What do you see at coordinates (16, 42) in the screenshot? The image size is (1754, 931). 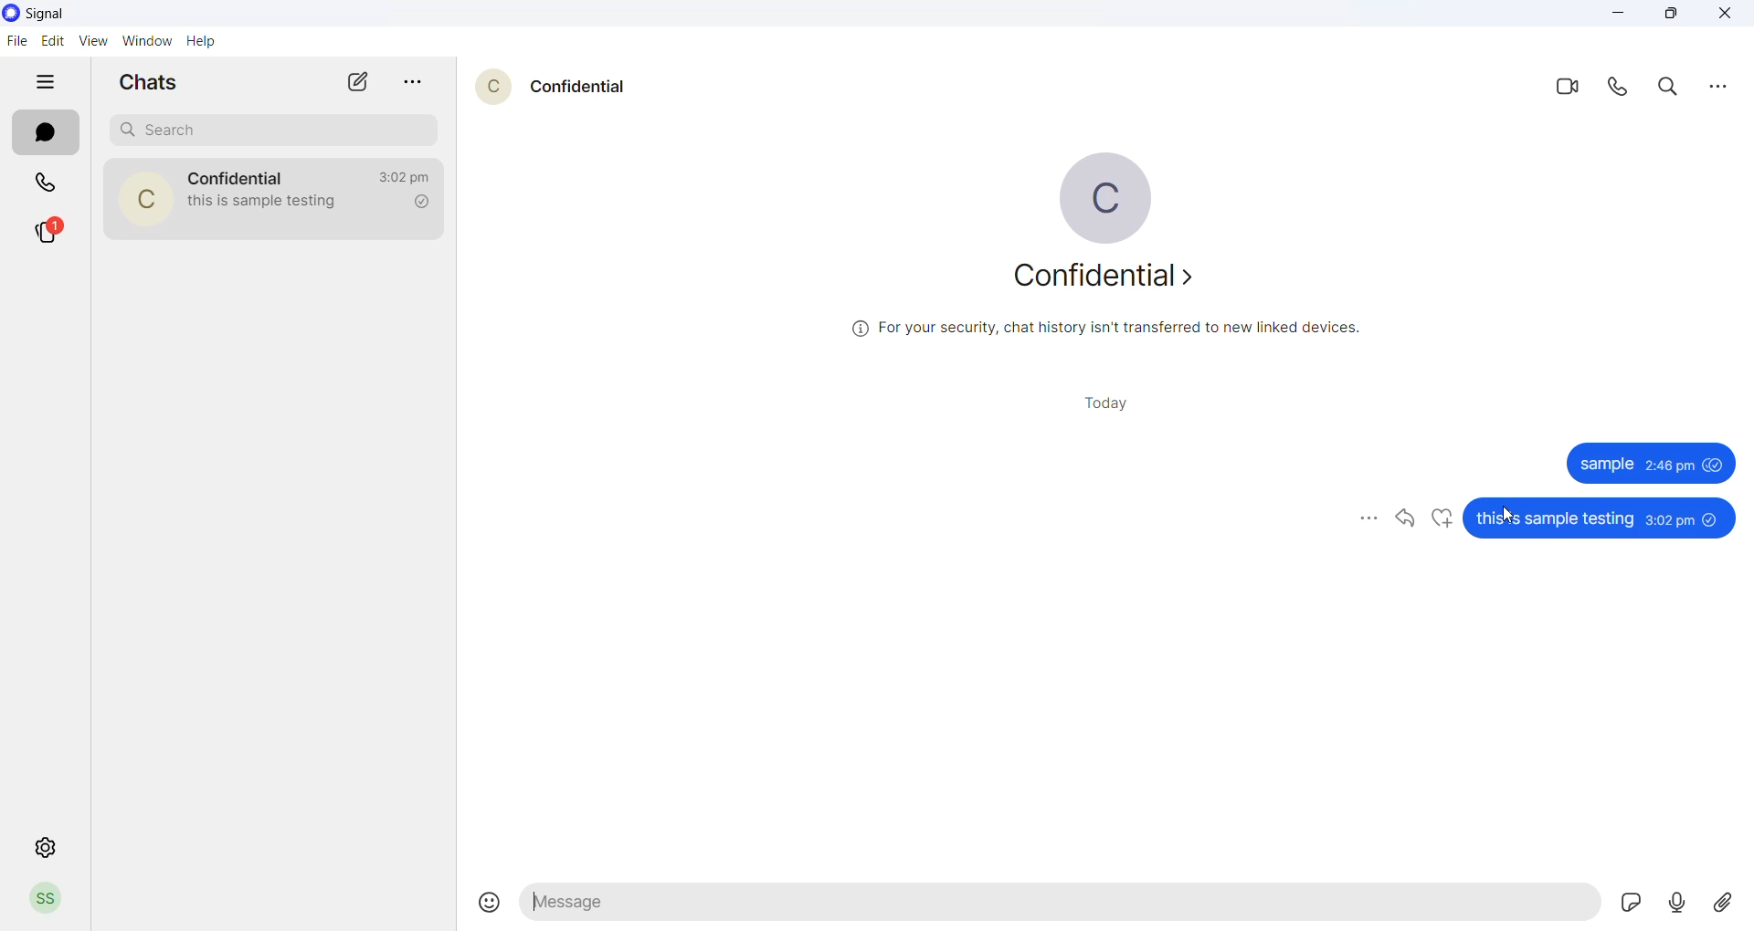 I see `file` at bounding box center [16, 42].